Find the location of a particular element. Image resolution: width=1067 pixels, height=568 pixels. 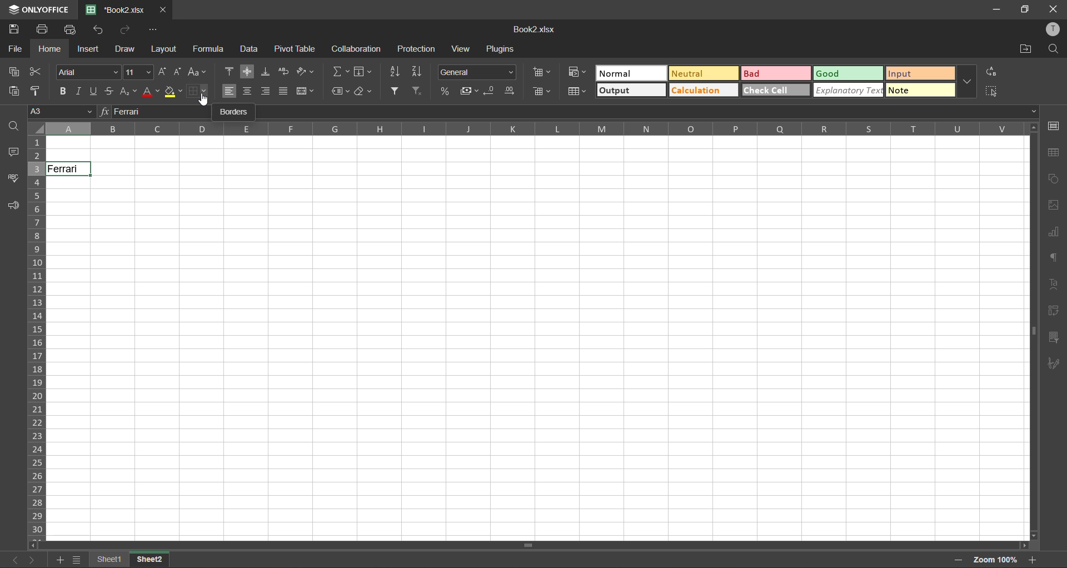

insert cells is located at coordinates (544, 71).